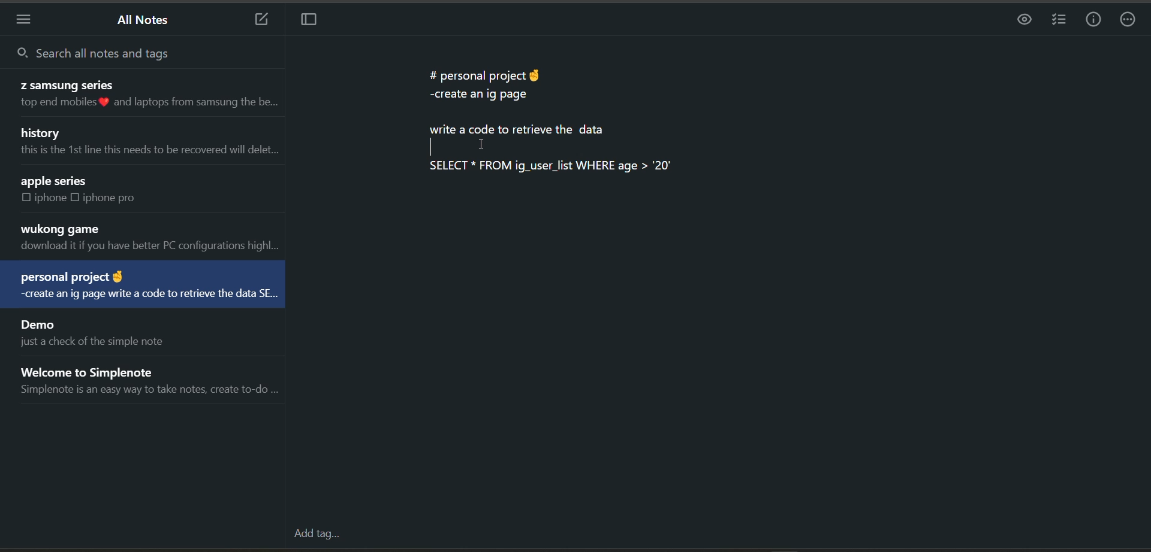  What do you see at coordinates (124, 190) in the screenshot?
I see `note title  and preview` at bounding box center [124, 190].